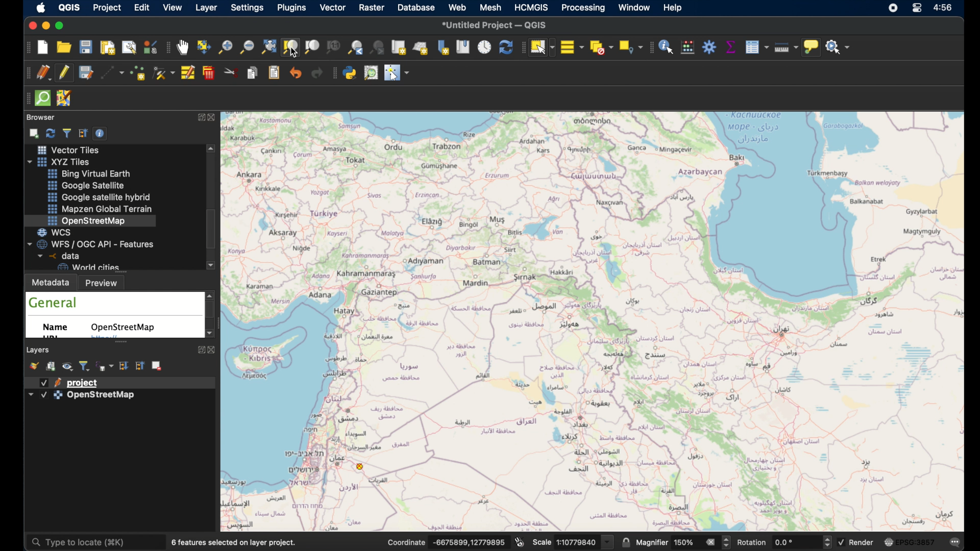 The width and height of the screenshot is (980, 551). What do you see at coordinates (102, 133) in the screenshot?
I see `enable/disbale properties widget` at bounding box center [102, 133].